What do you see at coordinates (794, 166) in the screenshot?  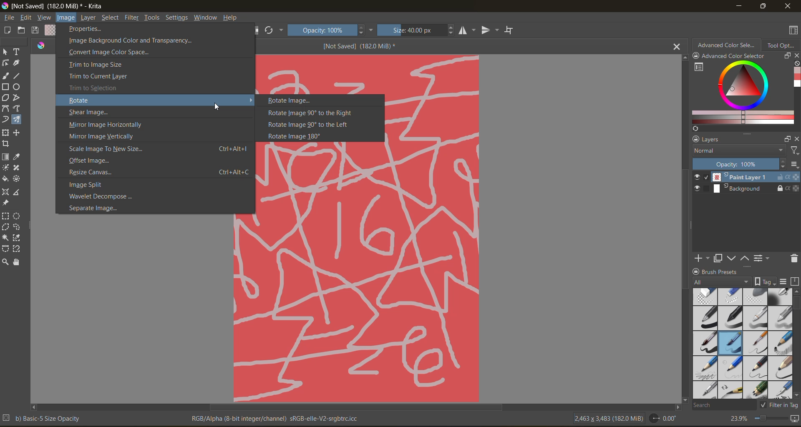 I see `options` at bounding box center [794, 166].